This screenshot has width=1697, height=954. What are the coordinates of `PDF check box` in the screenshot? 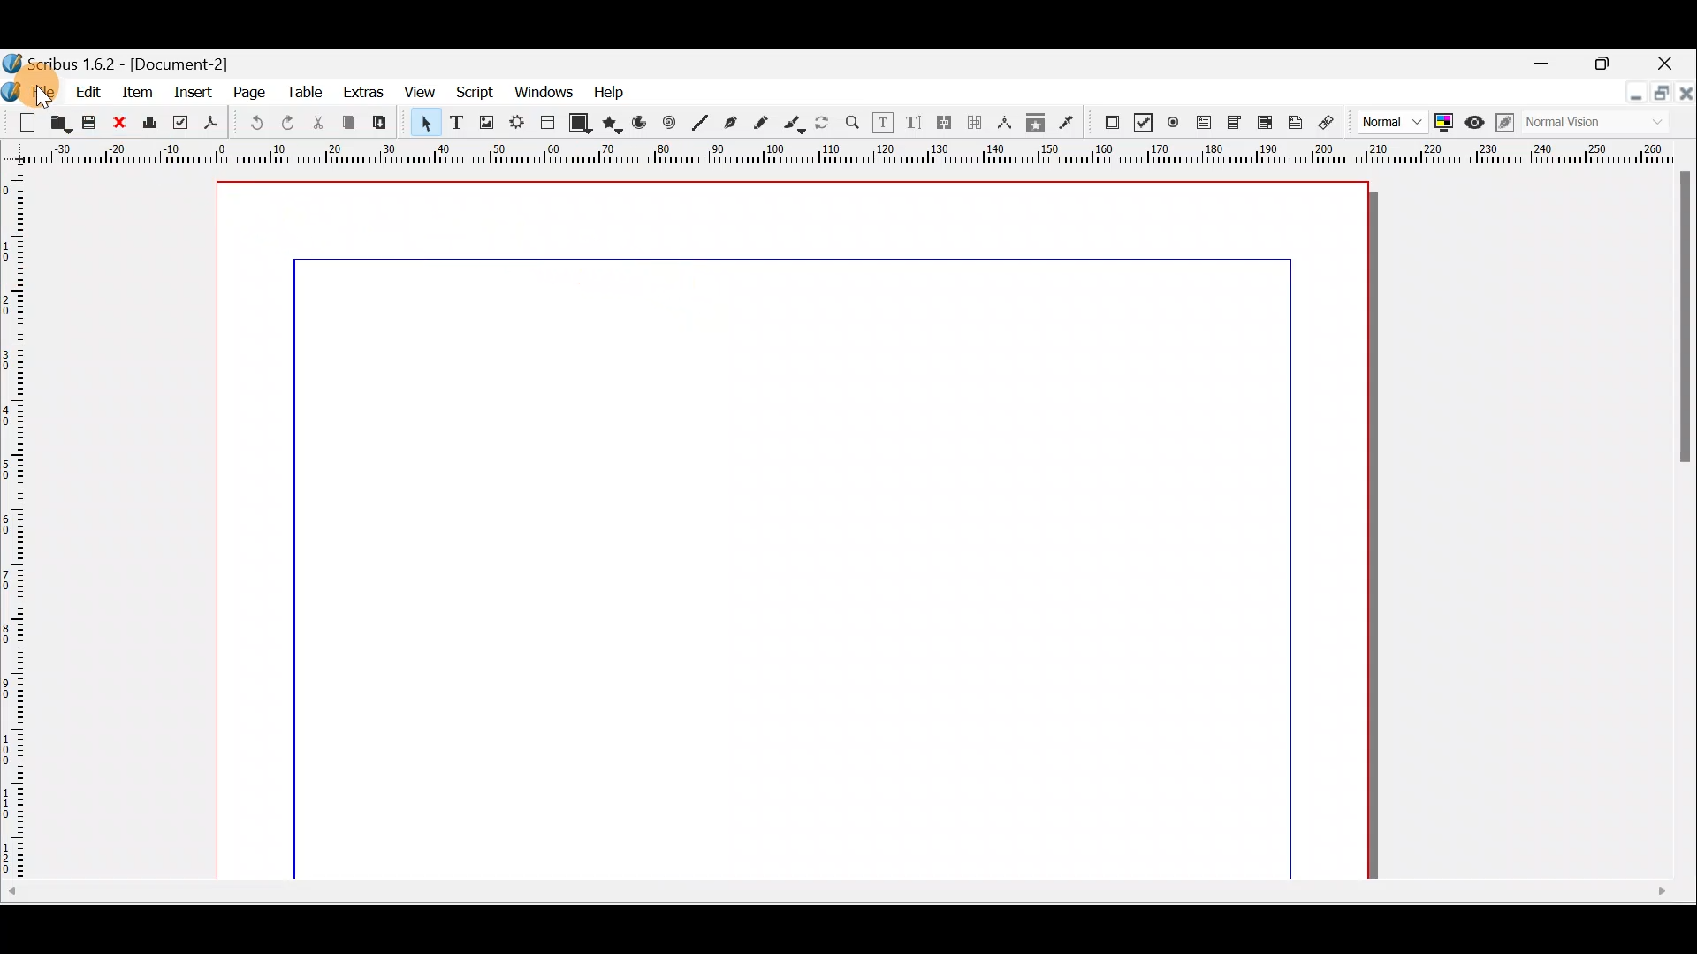 It's located at (1141, 122).